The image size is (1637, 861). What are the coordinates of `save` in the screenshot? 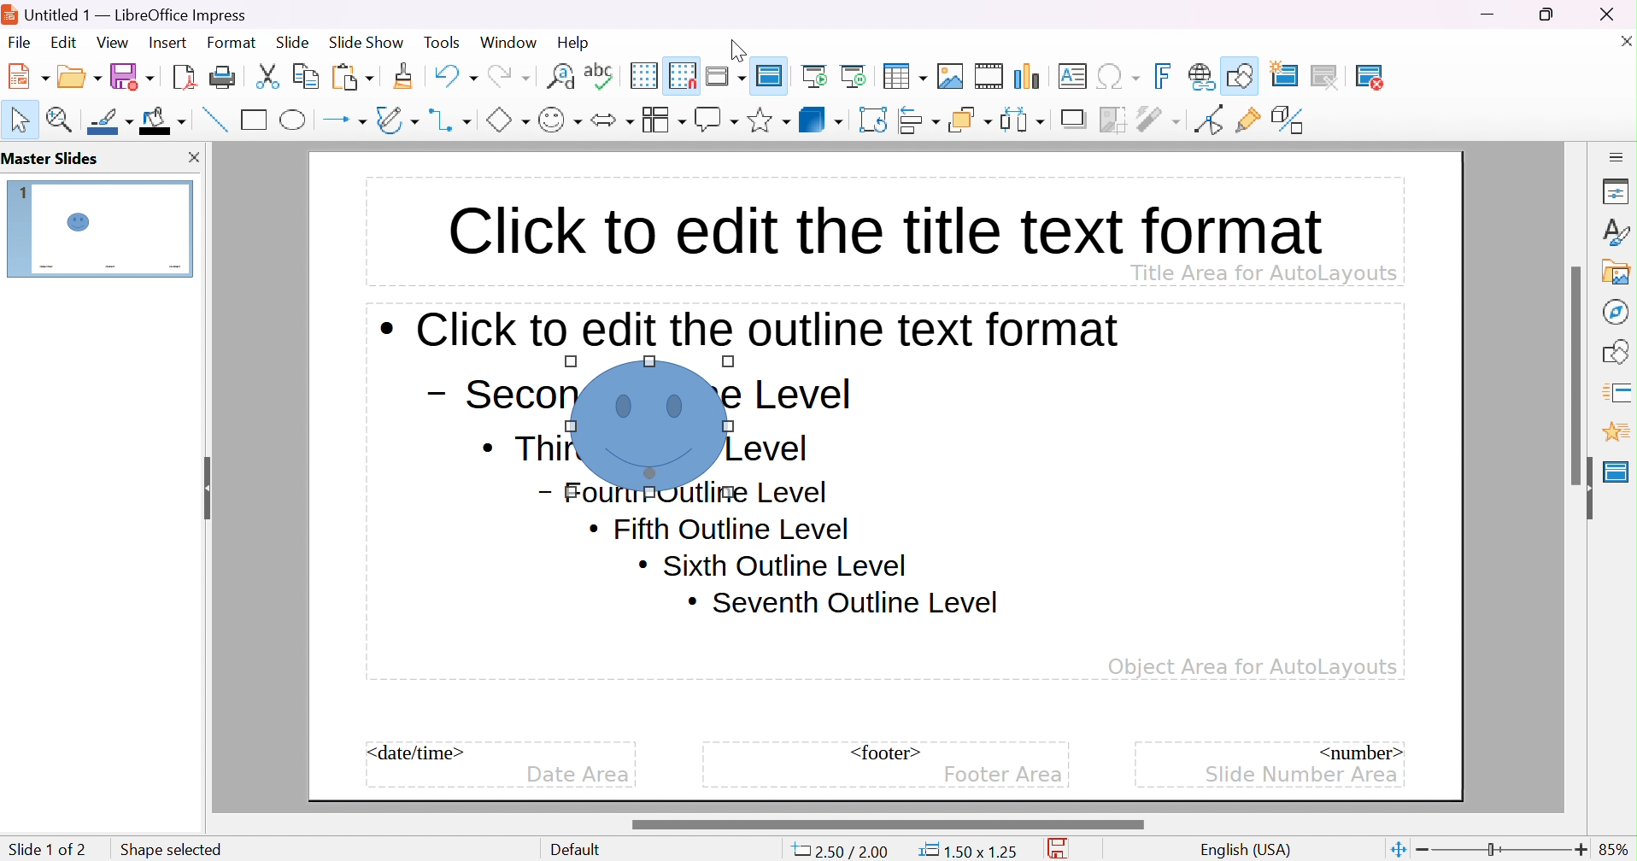 It's located at (132, 76).